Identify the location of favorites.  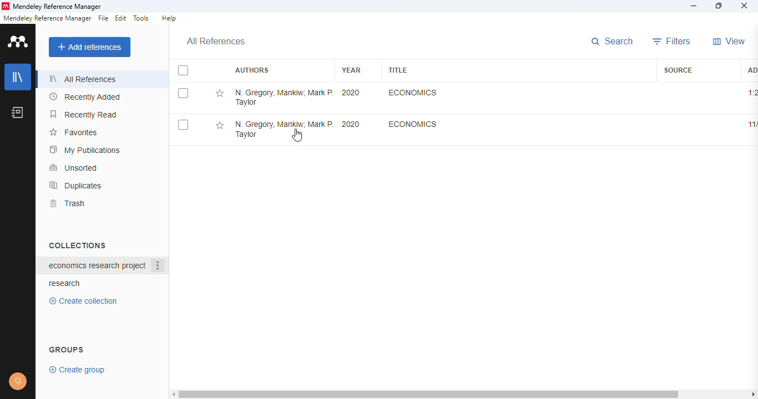
(73, 132).